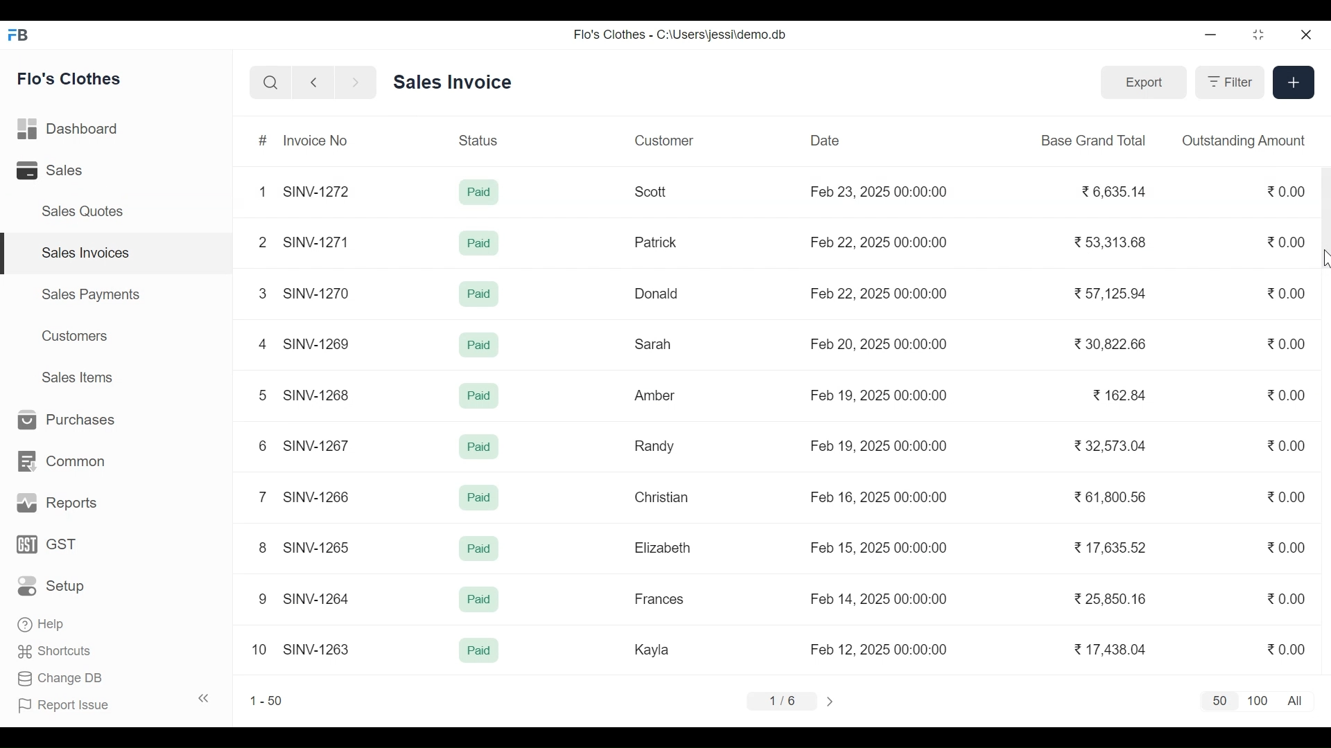  Describe the element at coordinates (1111, 649) in the screenshot. I see `17,438.04` at that location.